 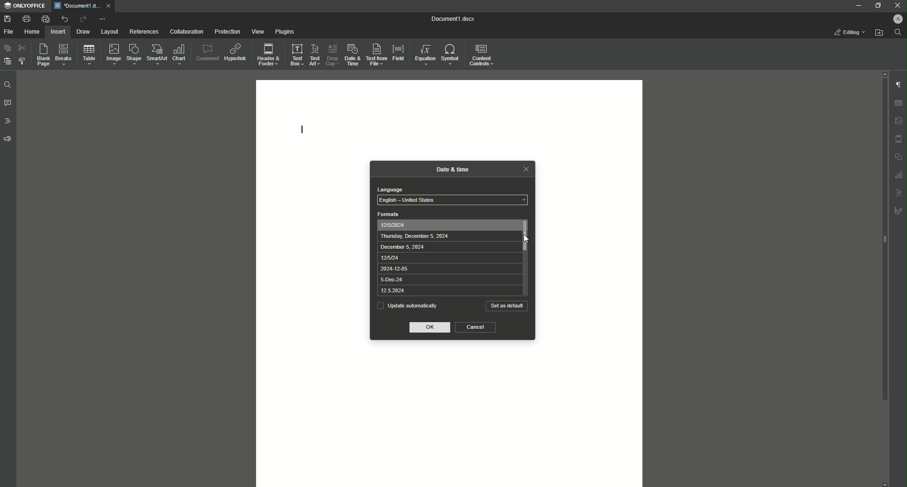 What do you see at coordinates (83, 31) in the screenshot?
I see `Draw` at bounding box center [83, 31].